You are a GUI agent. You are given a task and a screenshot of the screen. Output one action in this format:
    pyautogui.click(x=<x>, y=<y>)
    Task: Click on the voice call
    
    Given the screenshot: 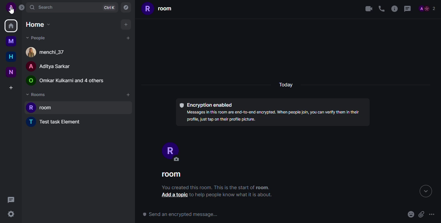 What is the action you would take?
    pyautogui.click(x=382, y=8)
    